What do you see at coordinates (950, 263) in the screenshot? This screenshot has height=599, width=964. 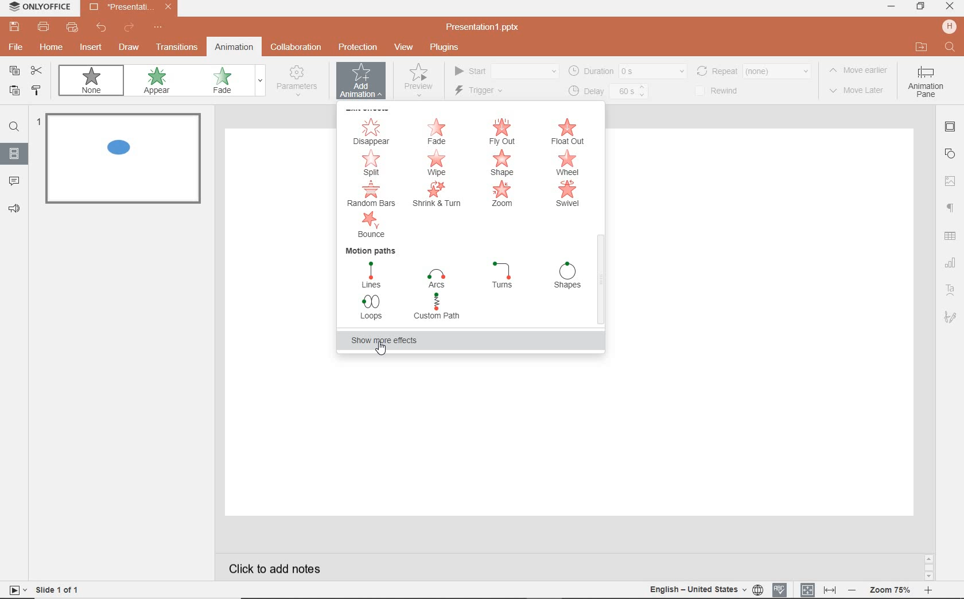 I see `chart settings` at bounding box center [950, 263].